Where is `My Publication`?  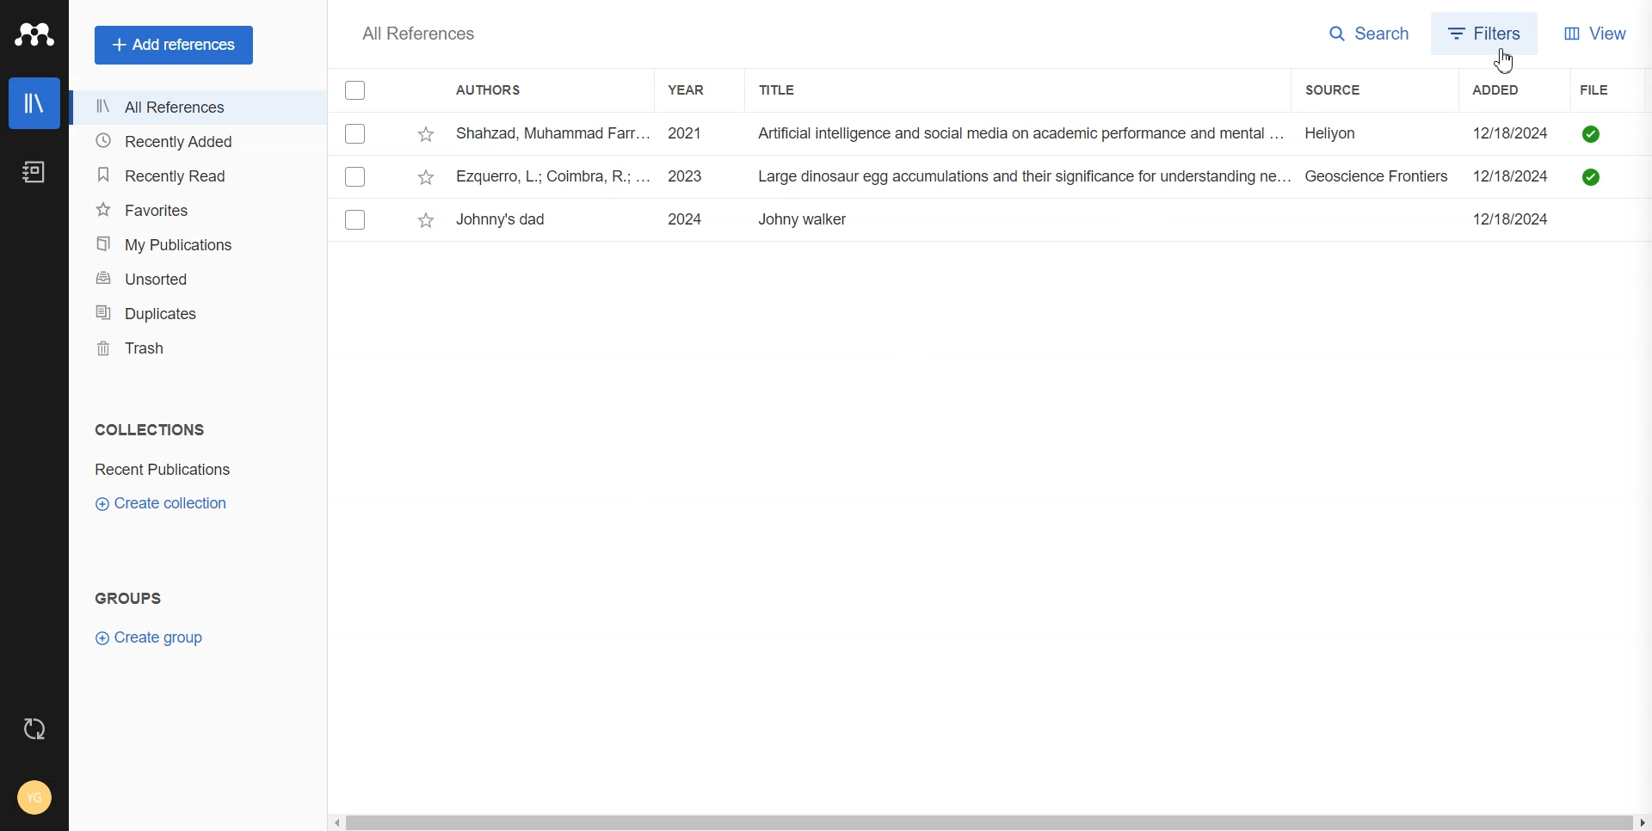
My Publication is located at coordinates (193, 244).